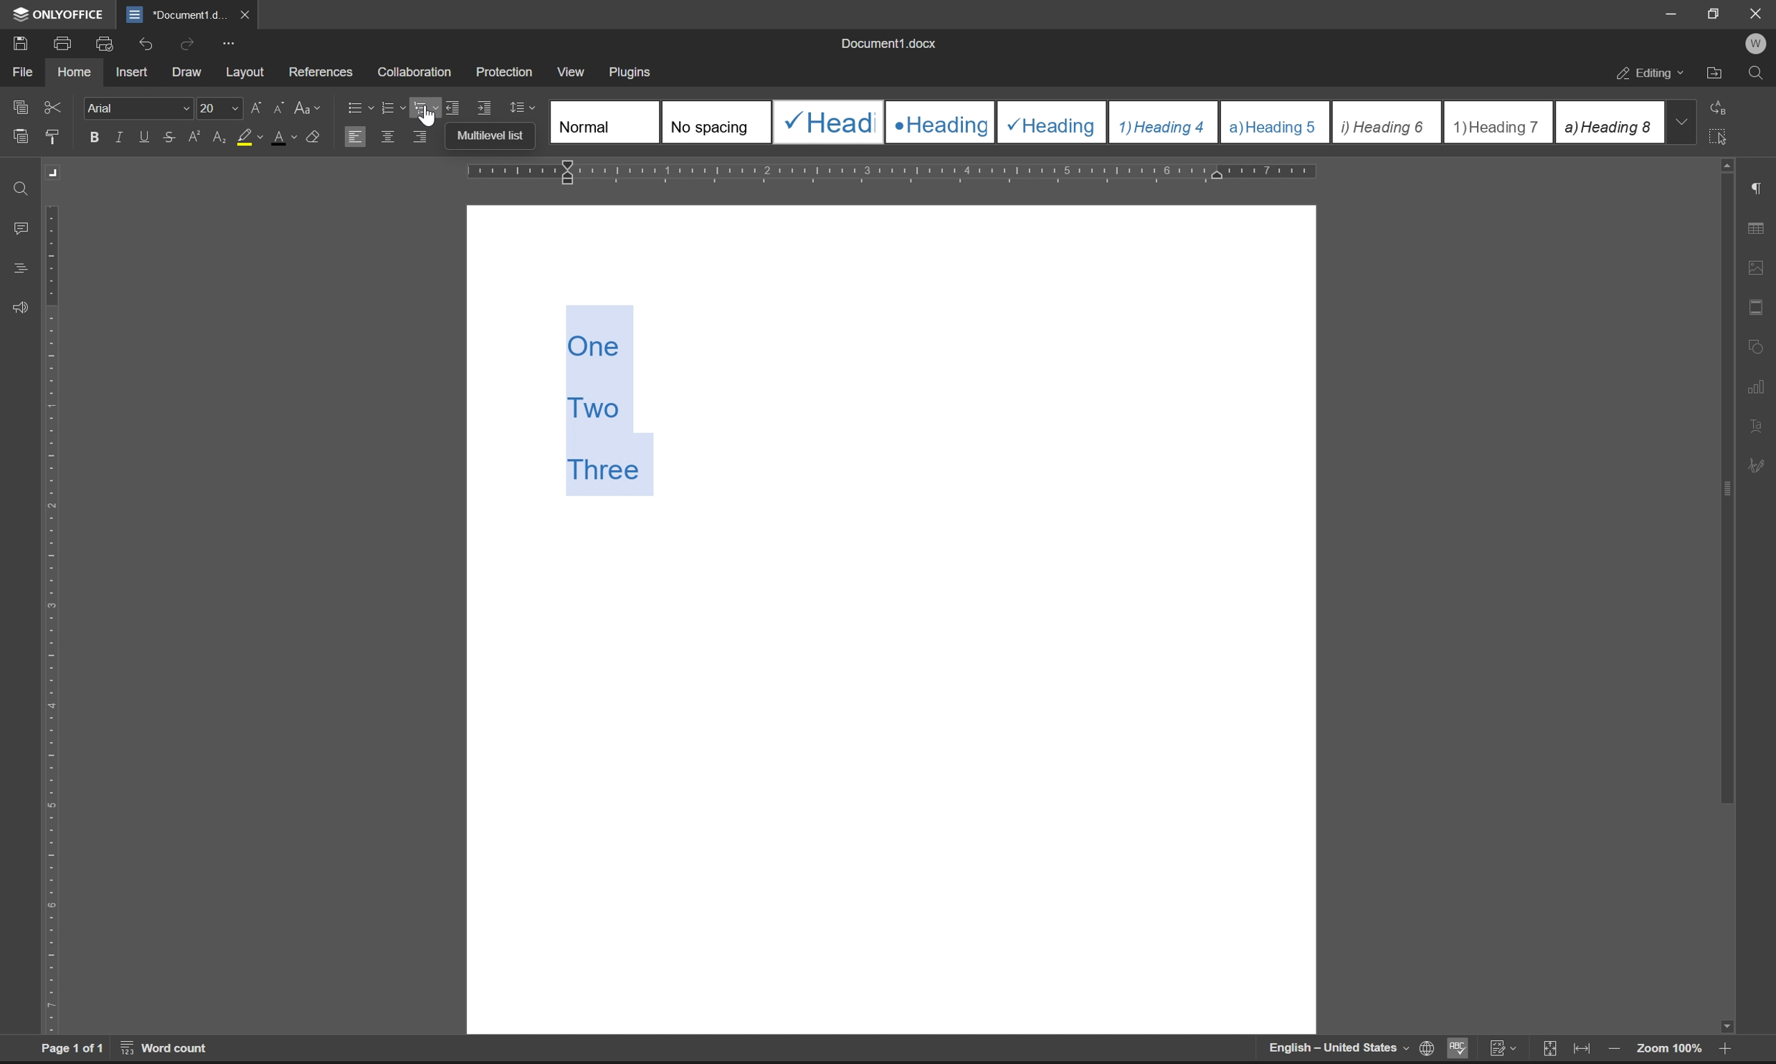 The width and height of the screenshot is (1776, 1064). What do you see at coordinates (131, 71) in the screenshot?
I see `insert` at bounding box center [131, 71].